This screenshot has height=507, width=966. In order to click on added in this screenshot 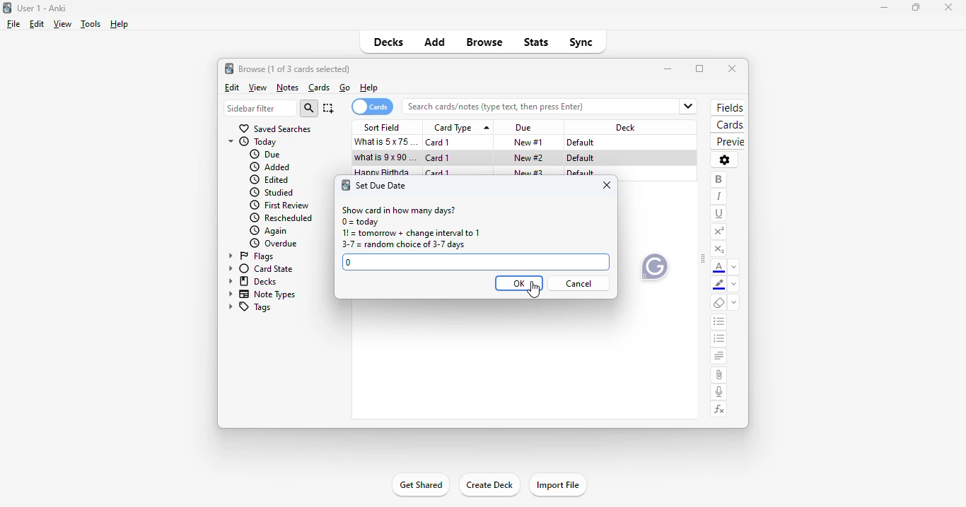, I will do `click(270, 167)`.